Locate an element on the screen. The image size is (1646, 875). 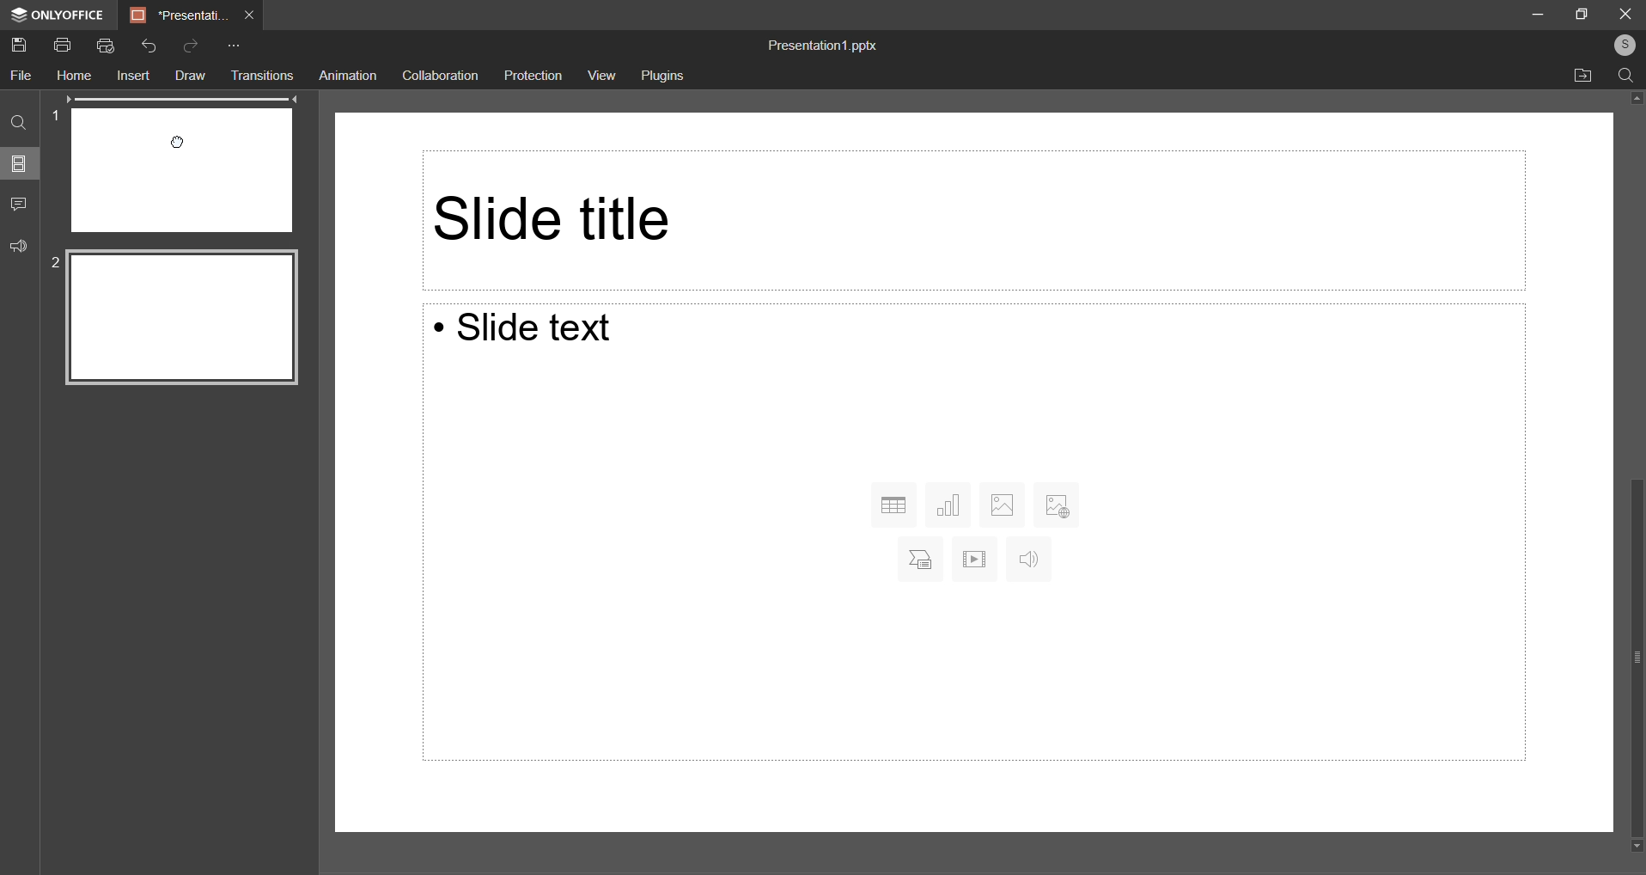
Move down is located at coordinates (1631, 847).